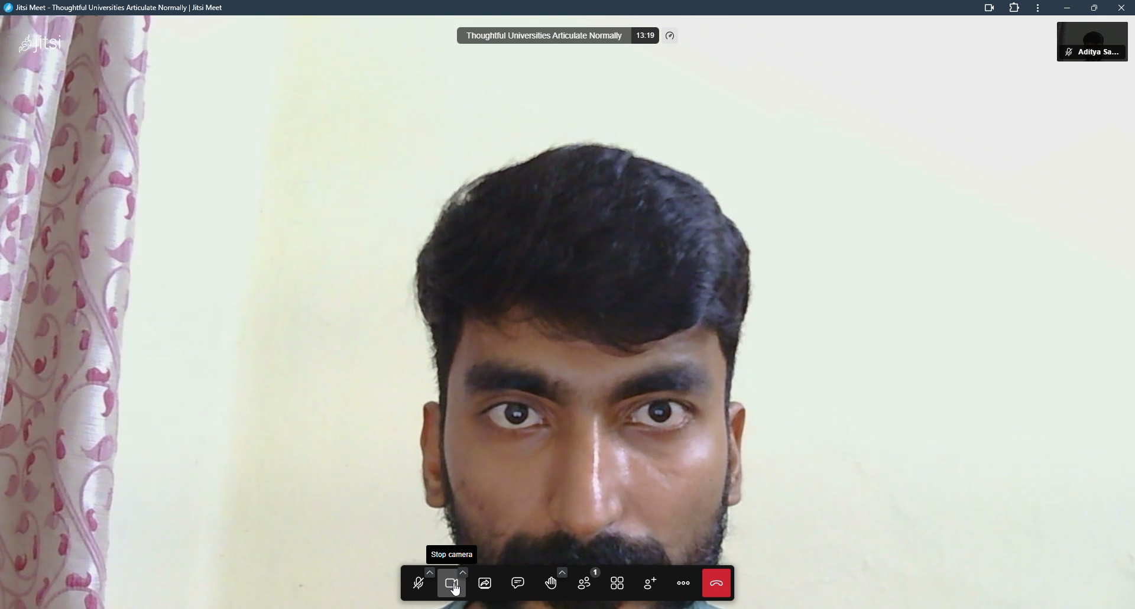 The height and width of the screenshot is (609, 1135). Describe the element at coordinates (485, 582) in the screenshot. I see `start screen sharing` at that location.